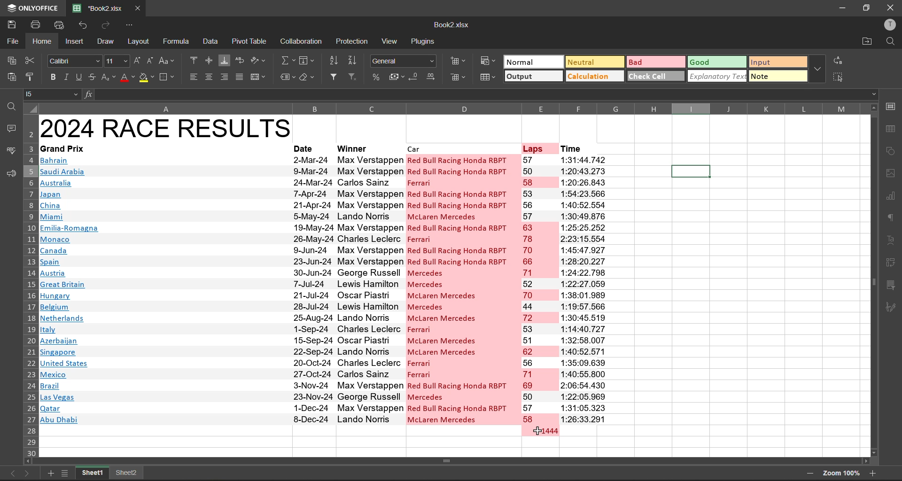 The height and width of the screenshot is (481, 902). I want to click on column name, so click(448, 108).